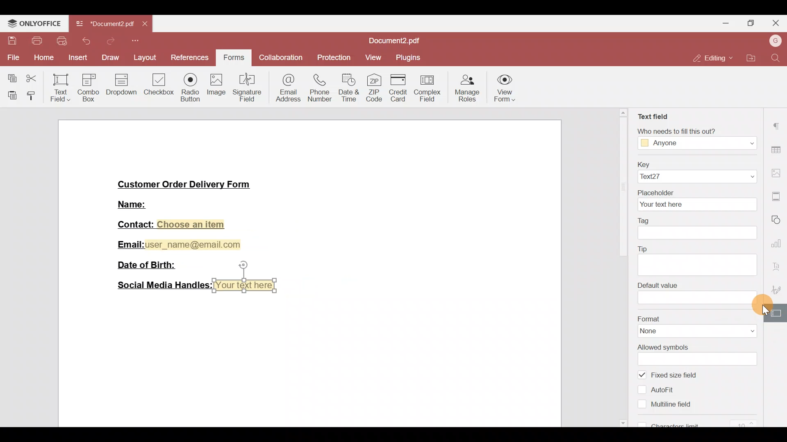 Image resolution: width=787 pixels, height=442 pixels. Describe the element at coordinates (9, 41) in the screenshot. I see `Save` at that location.